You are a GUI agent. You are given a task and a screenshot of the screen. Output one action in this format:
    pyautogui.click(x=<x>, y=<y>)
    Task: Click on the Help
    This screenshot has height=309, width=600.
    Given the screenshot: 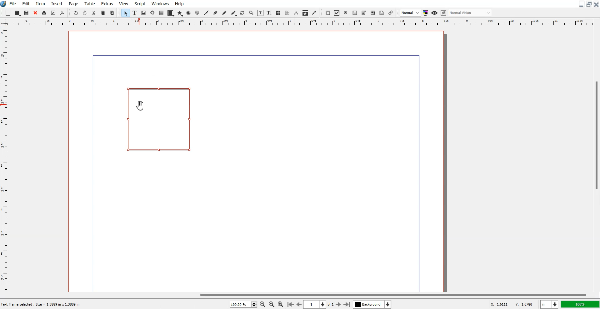 What is the action you would take?
    pyautogui.click(x=179, y=4)
    